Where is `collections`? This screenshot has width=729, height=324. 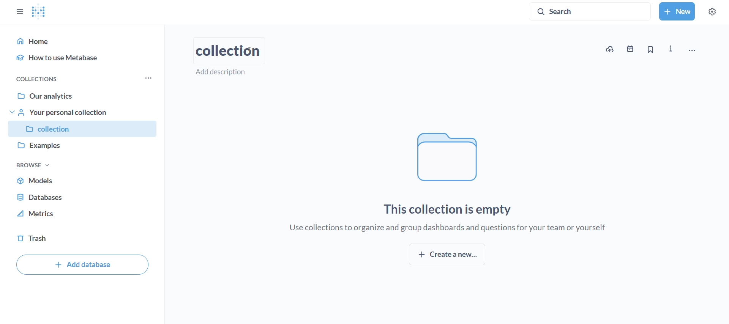 collections is located at coordinates (36, 79).